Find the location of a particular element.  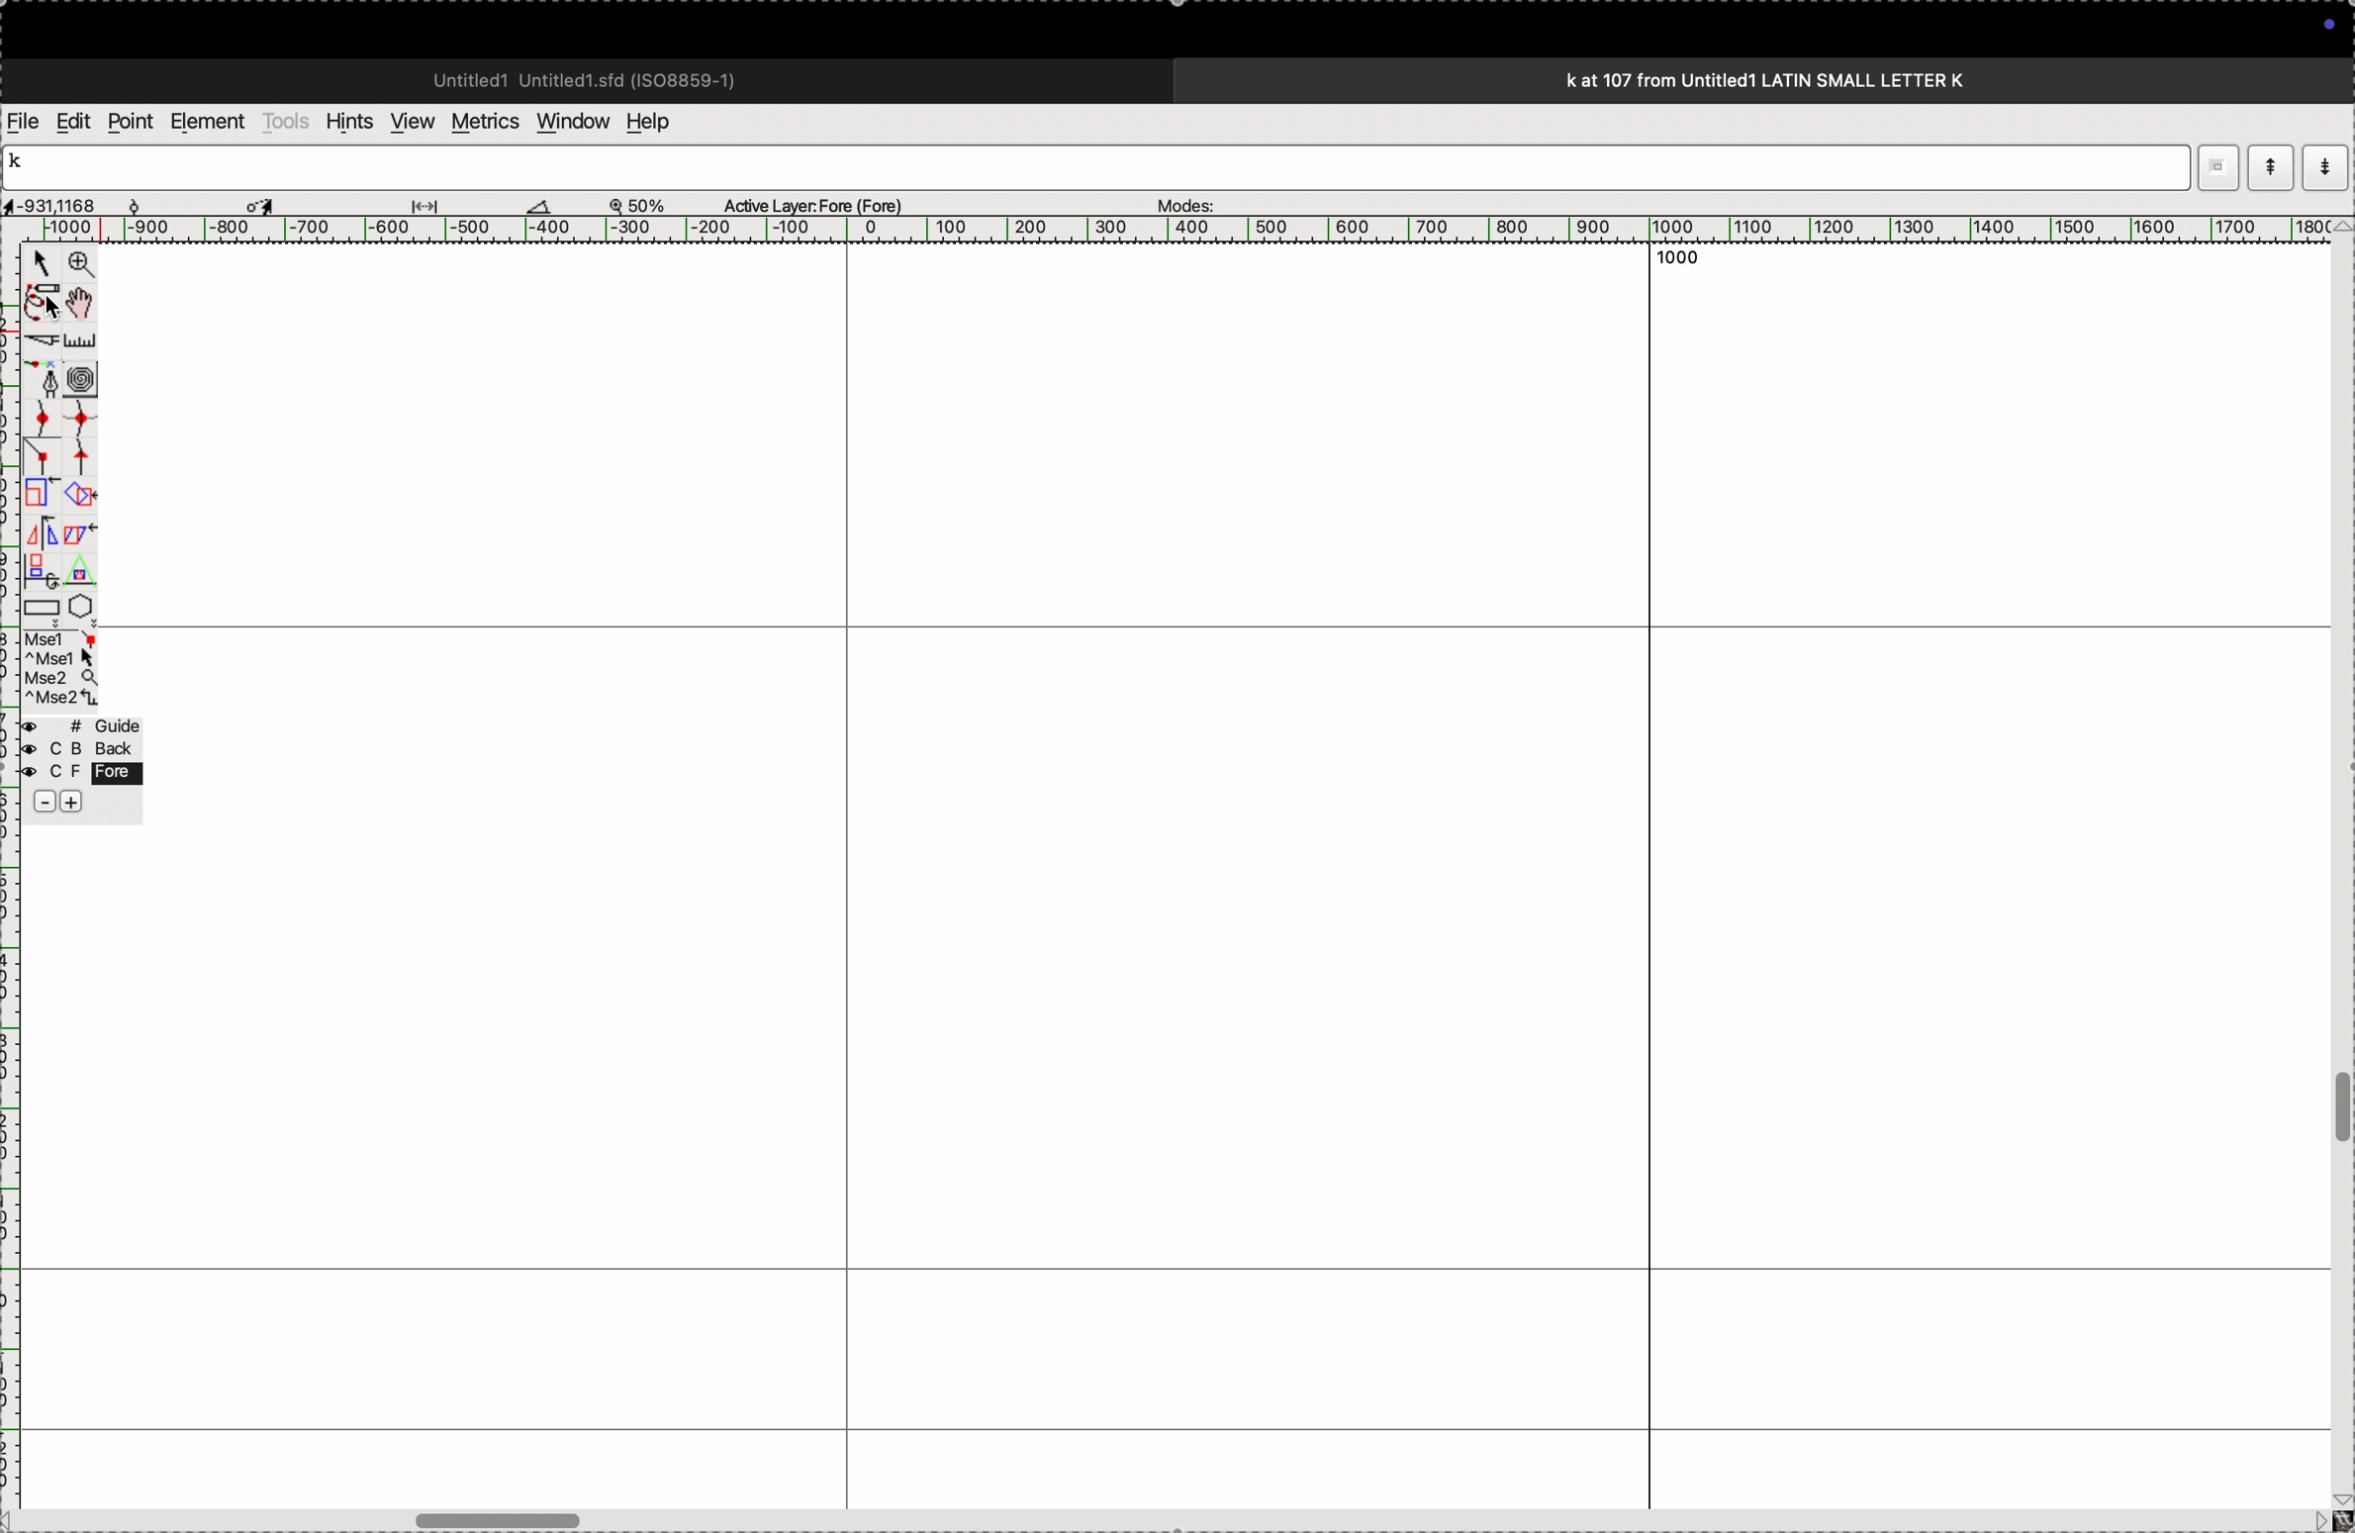

metrics is located at coordinates (483, 122).